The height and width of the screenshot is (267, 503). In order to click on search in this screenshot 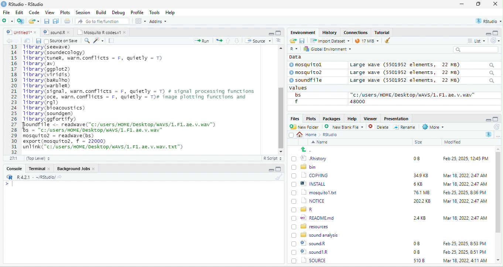, I will do `click(87, 40)`.